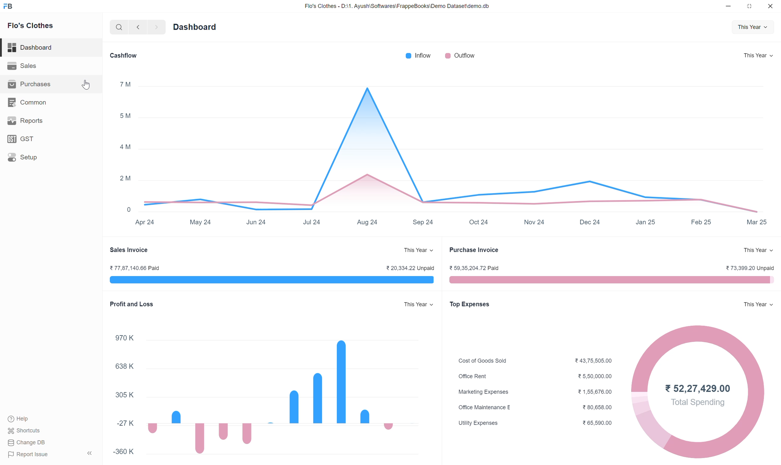 This screenshot has width=781, height=465. What do you see at coordinates (88, 85) in the screenshot?
I see `cursor` at bounding box center [88, 85].